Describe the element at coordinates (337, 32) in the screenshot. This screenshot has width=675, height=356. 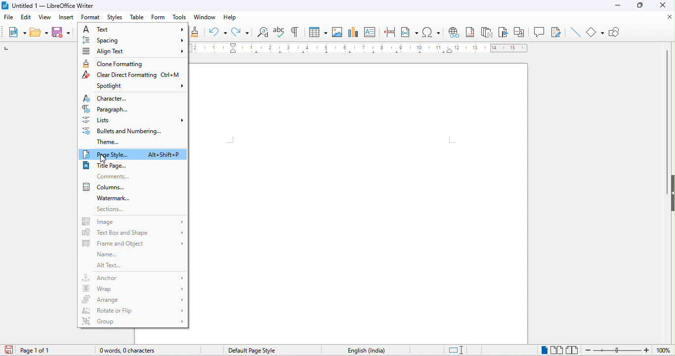
I see `insert image` at that location.